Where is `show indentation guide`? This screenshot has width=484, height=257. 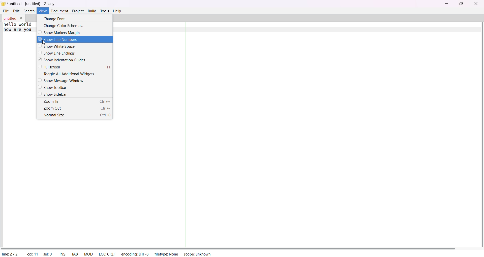 show indentation guide is located at coordinates (63, 60).